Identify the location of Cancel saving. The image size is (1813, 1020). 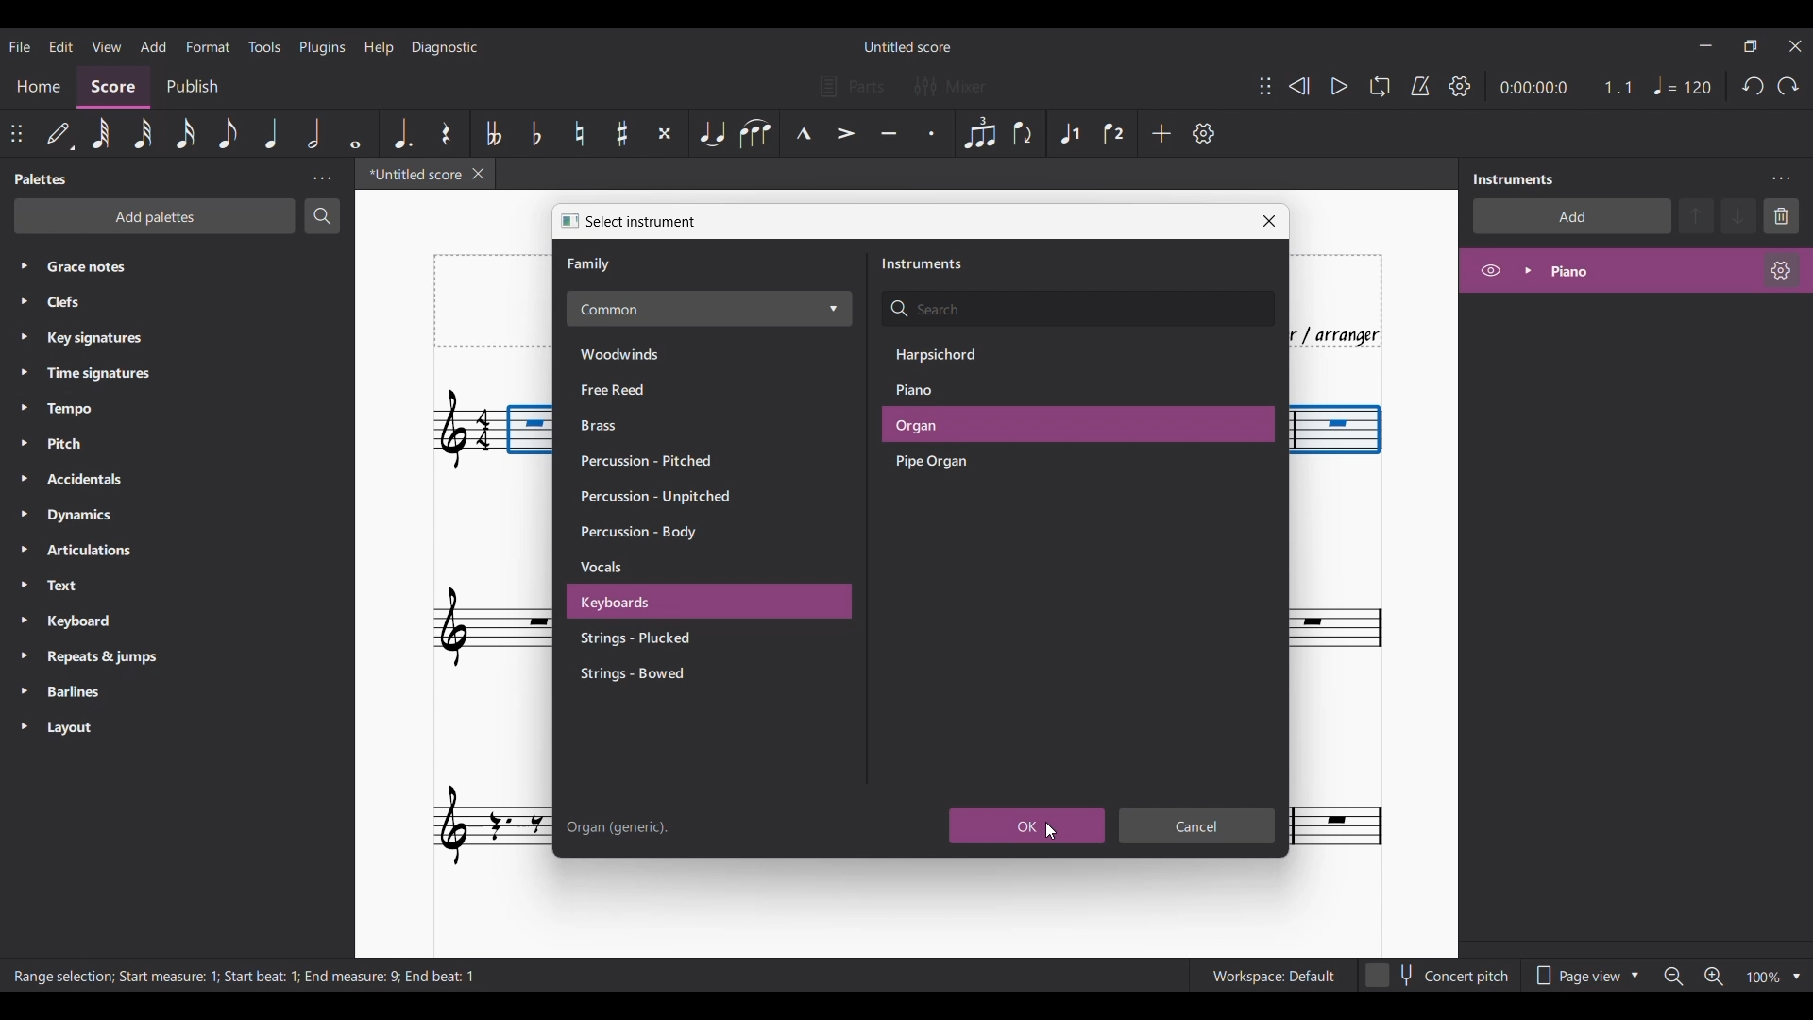
(1197, 825).